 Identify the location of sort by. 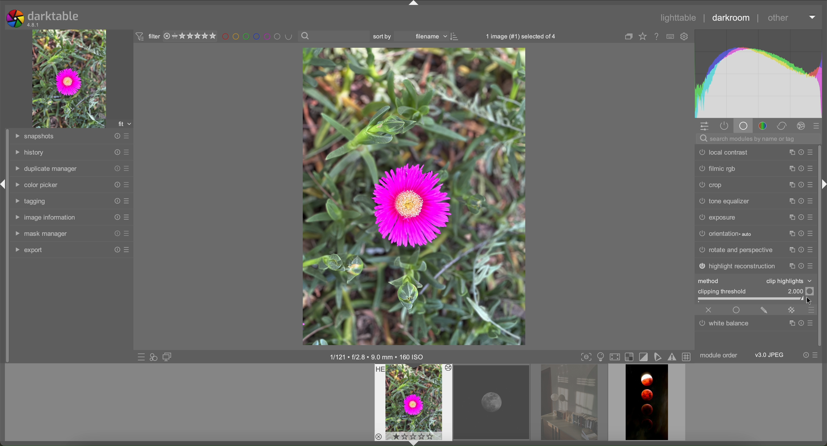
(385, 36).